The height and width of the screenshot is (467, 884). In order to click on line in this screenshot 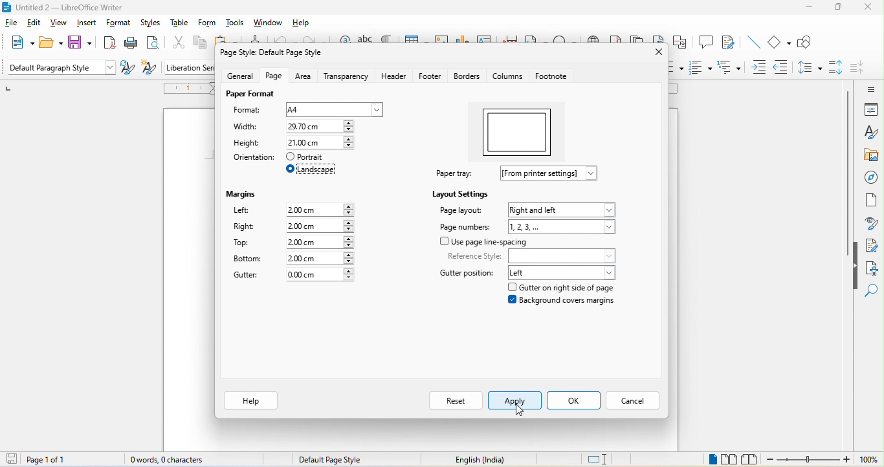, I will do `click(754, 44)`.